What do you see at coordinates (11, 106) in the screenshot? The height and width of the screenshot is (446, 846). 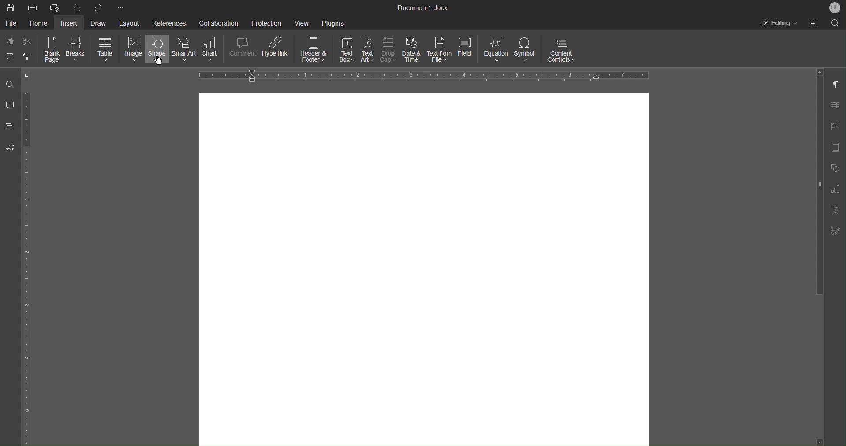 I see `Comments` at bounding box center [11, 106].